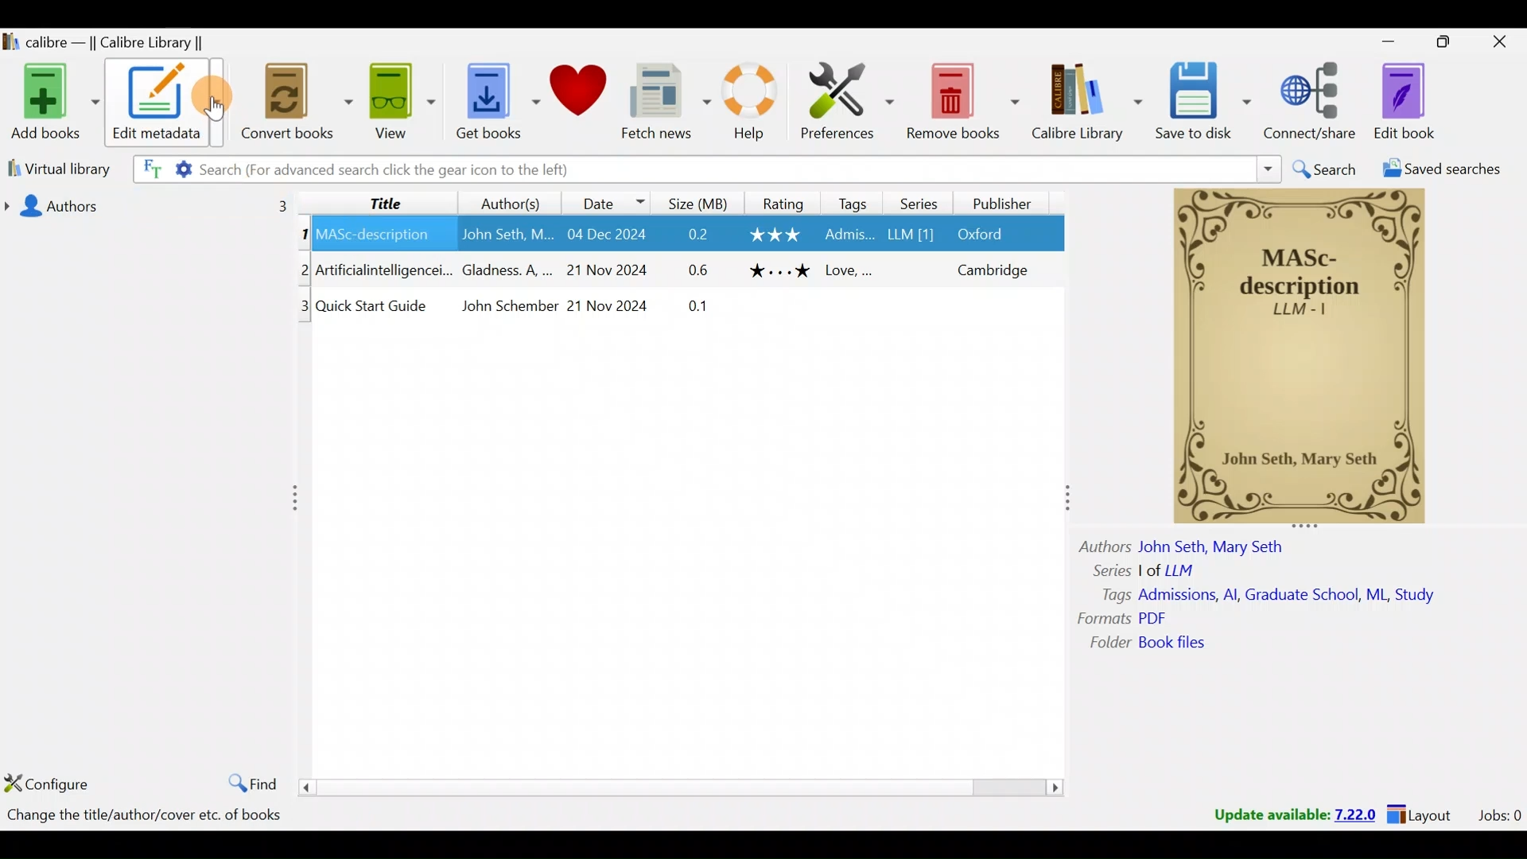 The image size is (1527, 859). I want to click on Convert books, so click(297, 105).